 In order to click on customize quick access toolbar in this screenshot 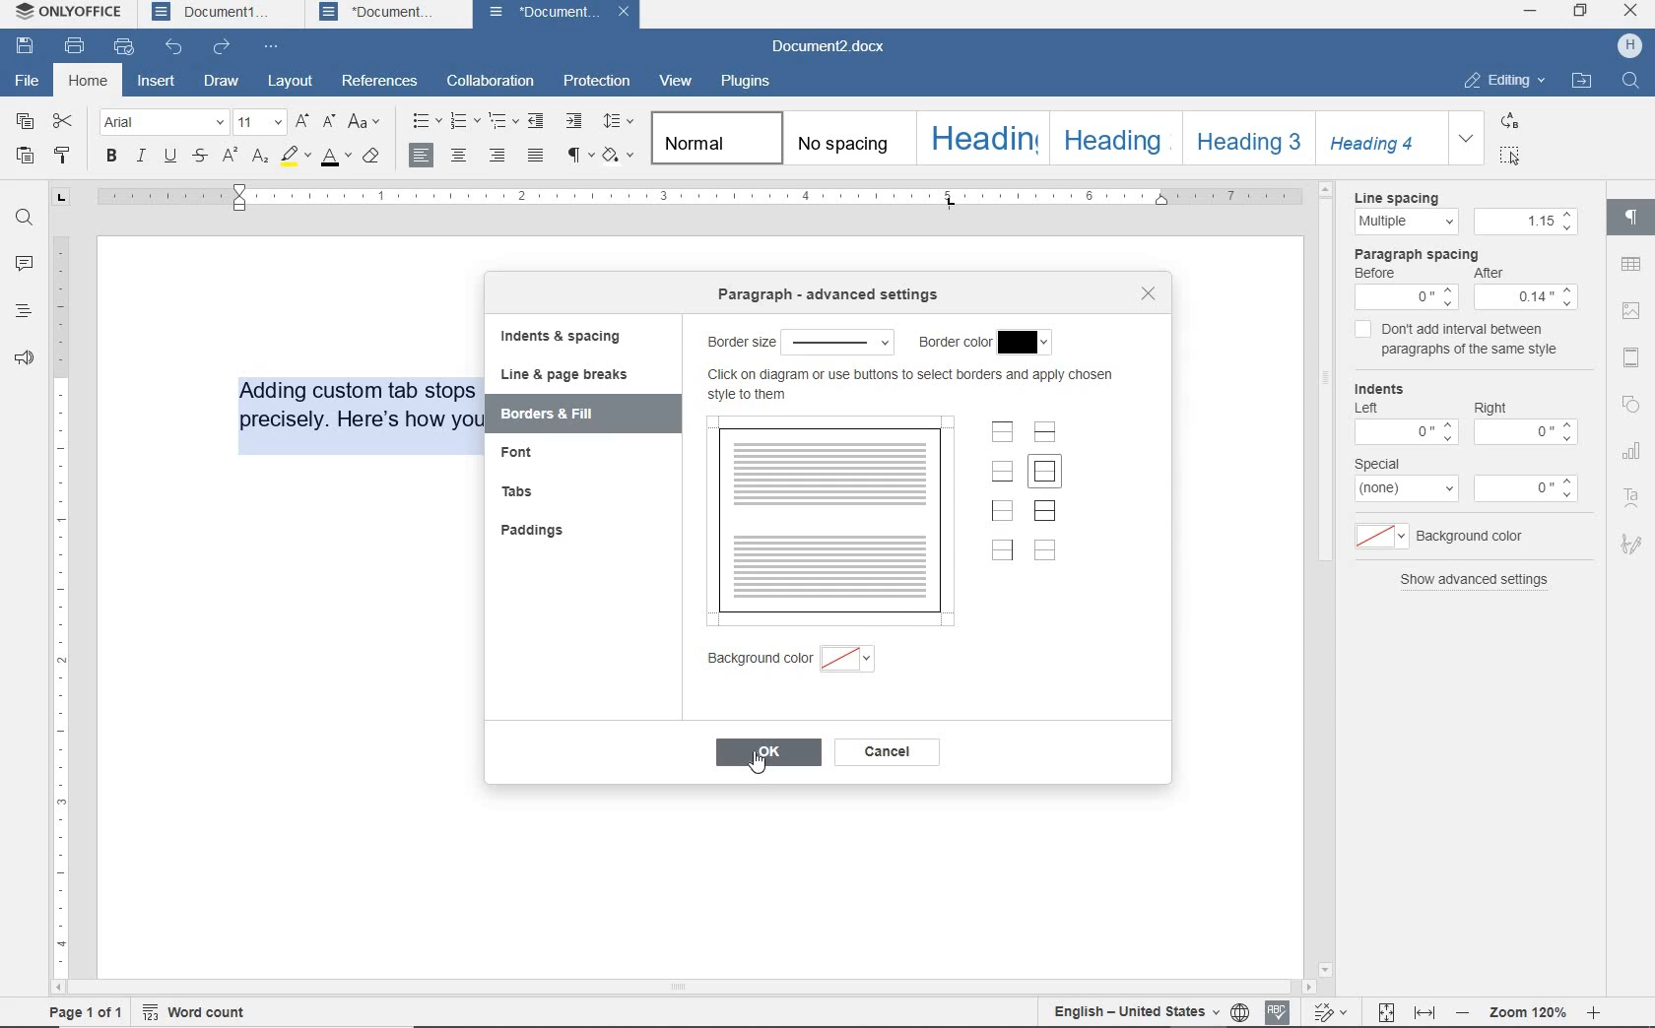, I will do `click(275, 48)`.